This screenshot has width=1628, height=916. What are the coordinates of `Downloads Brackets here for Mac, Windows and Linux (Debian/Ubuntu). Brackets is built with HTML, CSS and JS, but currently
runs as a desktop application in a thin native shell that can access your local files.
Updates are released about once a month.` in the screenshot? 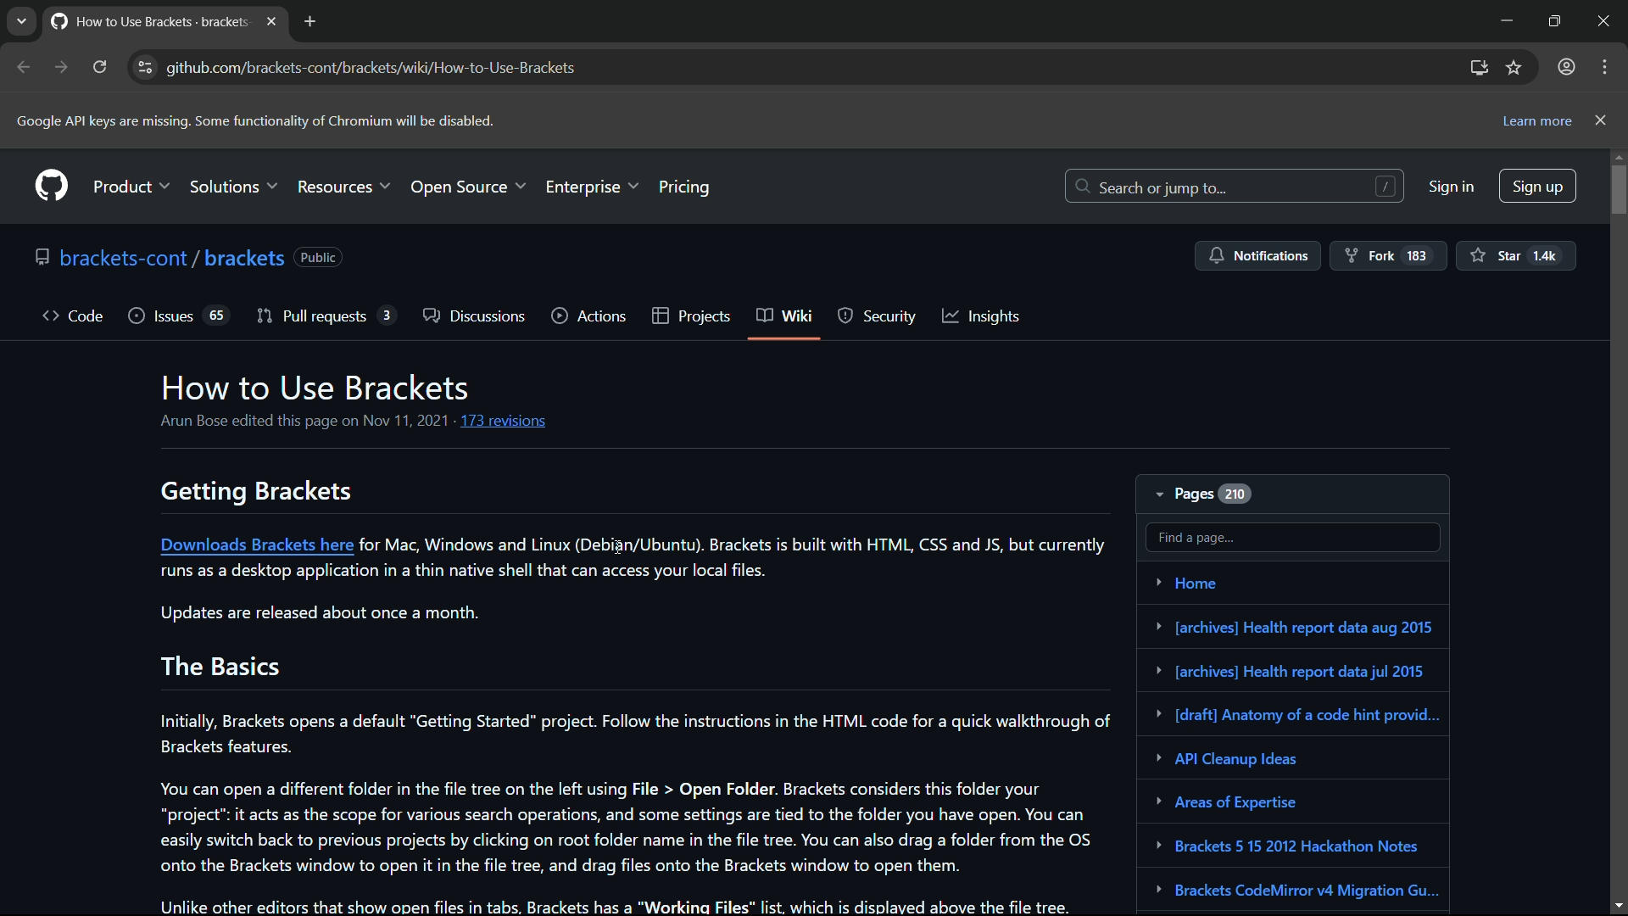 It's located at (636, 578).